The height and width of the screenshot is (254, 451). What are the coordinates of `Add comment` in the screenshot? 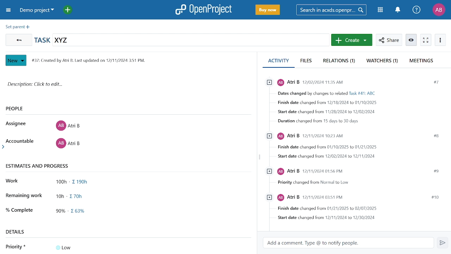 It's located at (349, 243).